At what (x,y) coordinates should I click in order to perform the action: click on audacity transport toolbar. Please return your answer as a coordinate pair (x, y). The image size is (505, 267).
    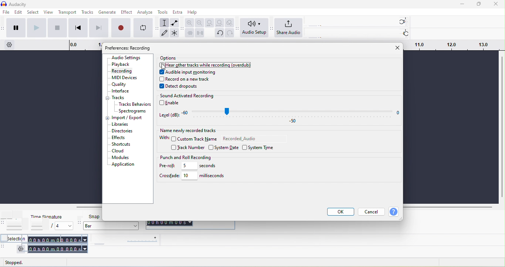
    Looking at the image, I should click on (3, 28).